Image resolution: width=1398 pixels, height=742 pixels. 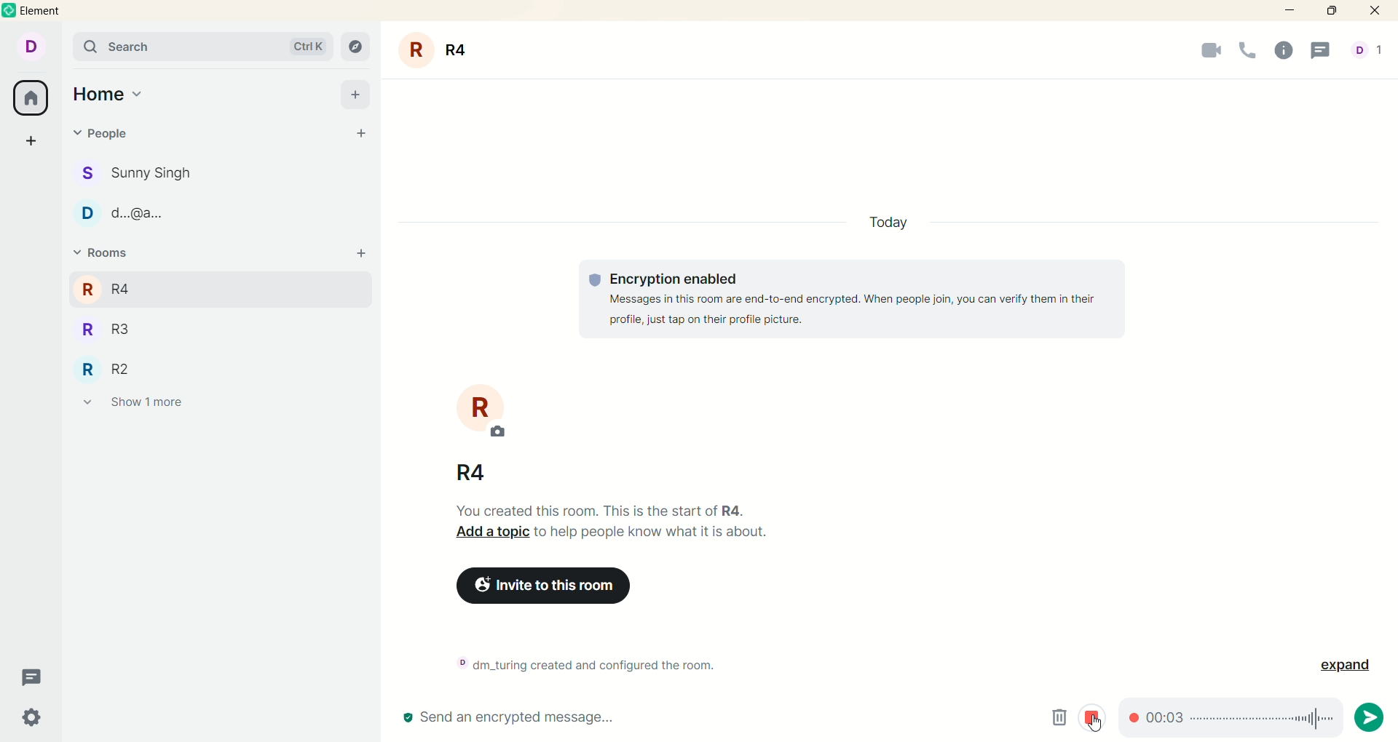 I want to click on people, so click(x=1367, y=52).